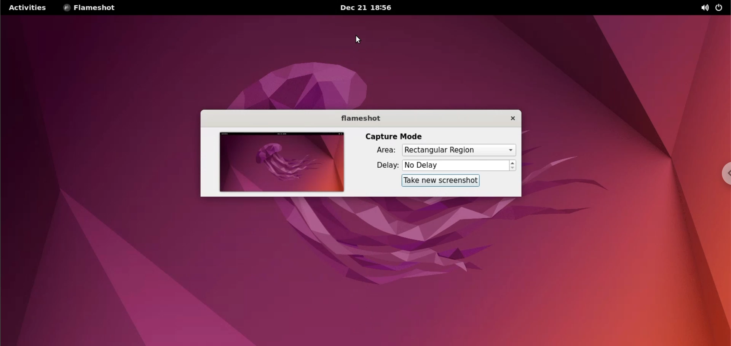 The width and height of the screenshot is (731, 346). Describe the element at coordinates (381, 151) in the screenshot. I see `area` at that location.